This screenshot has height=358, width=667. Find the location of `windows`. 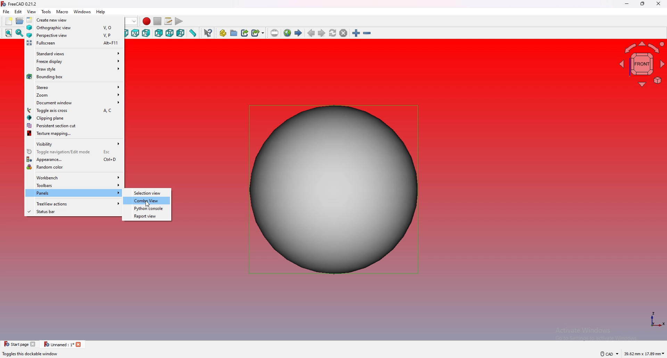

windows is located at coordinates (83, 12).